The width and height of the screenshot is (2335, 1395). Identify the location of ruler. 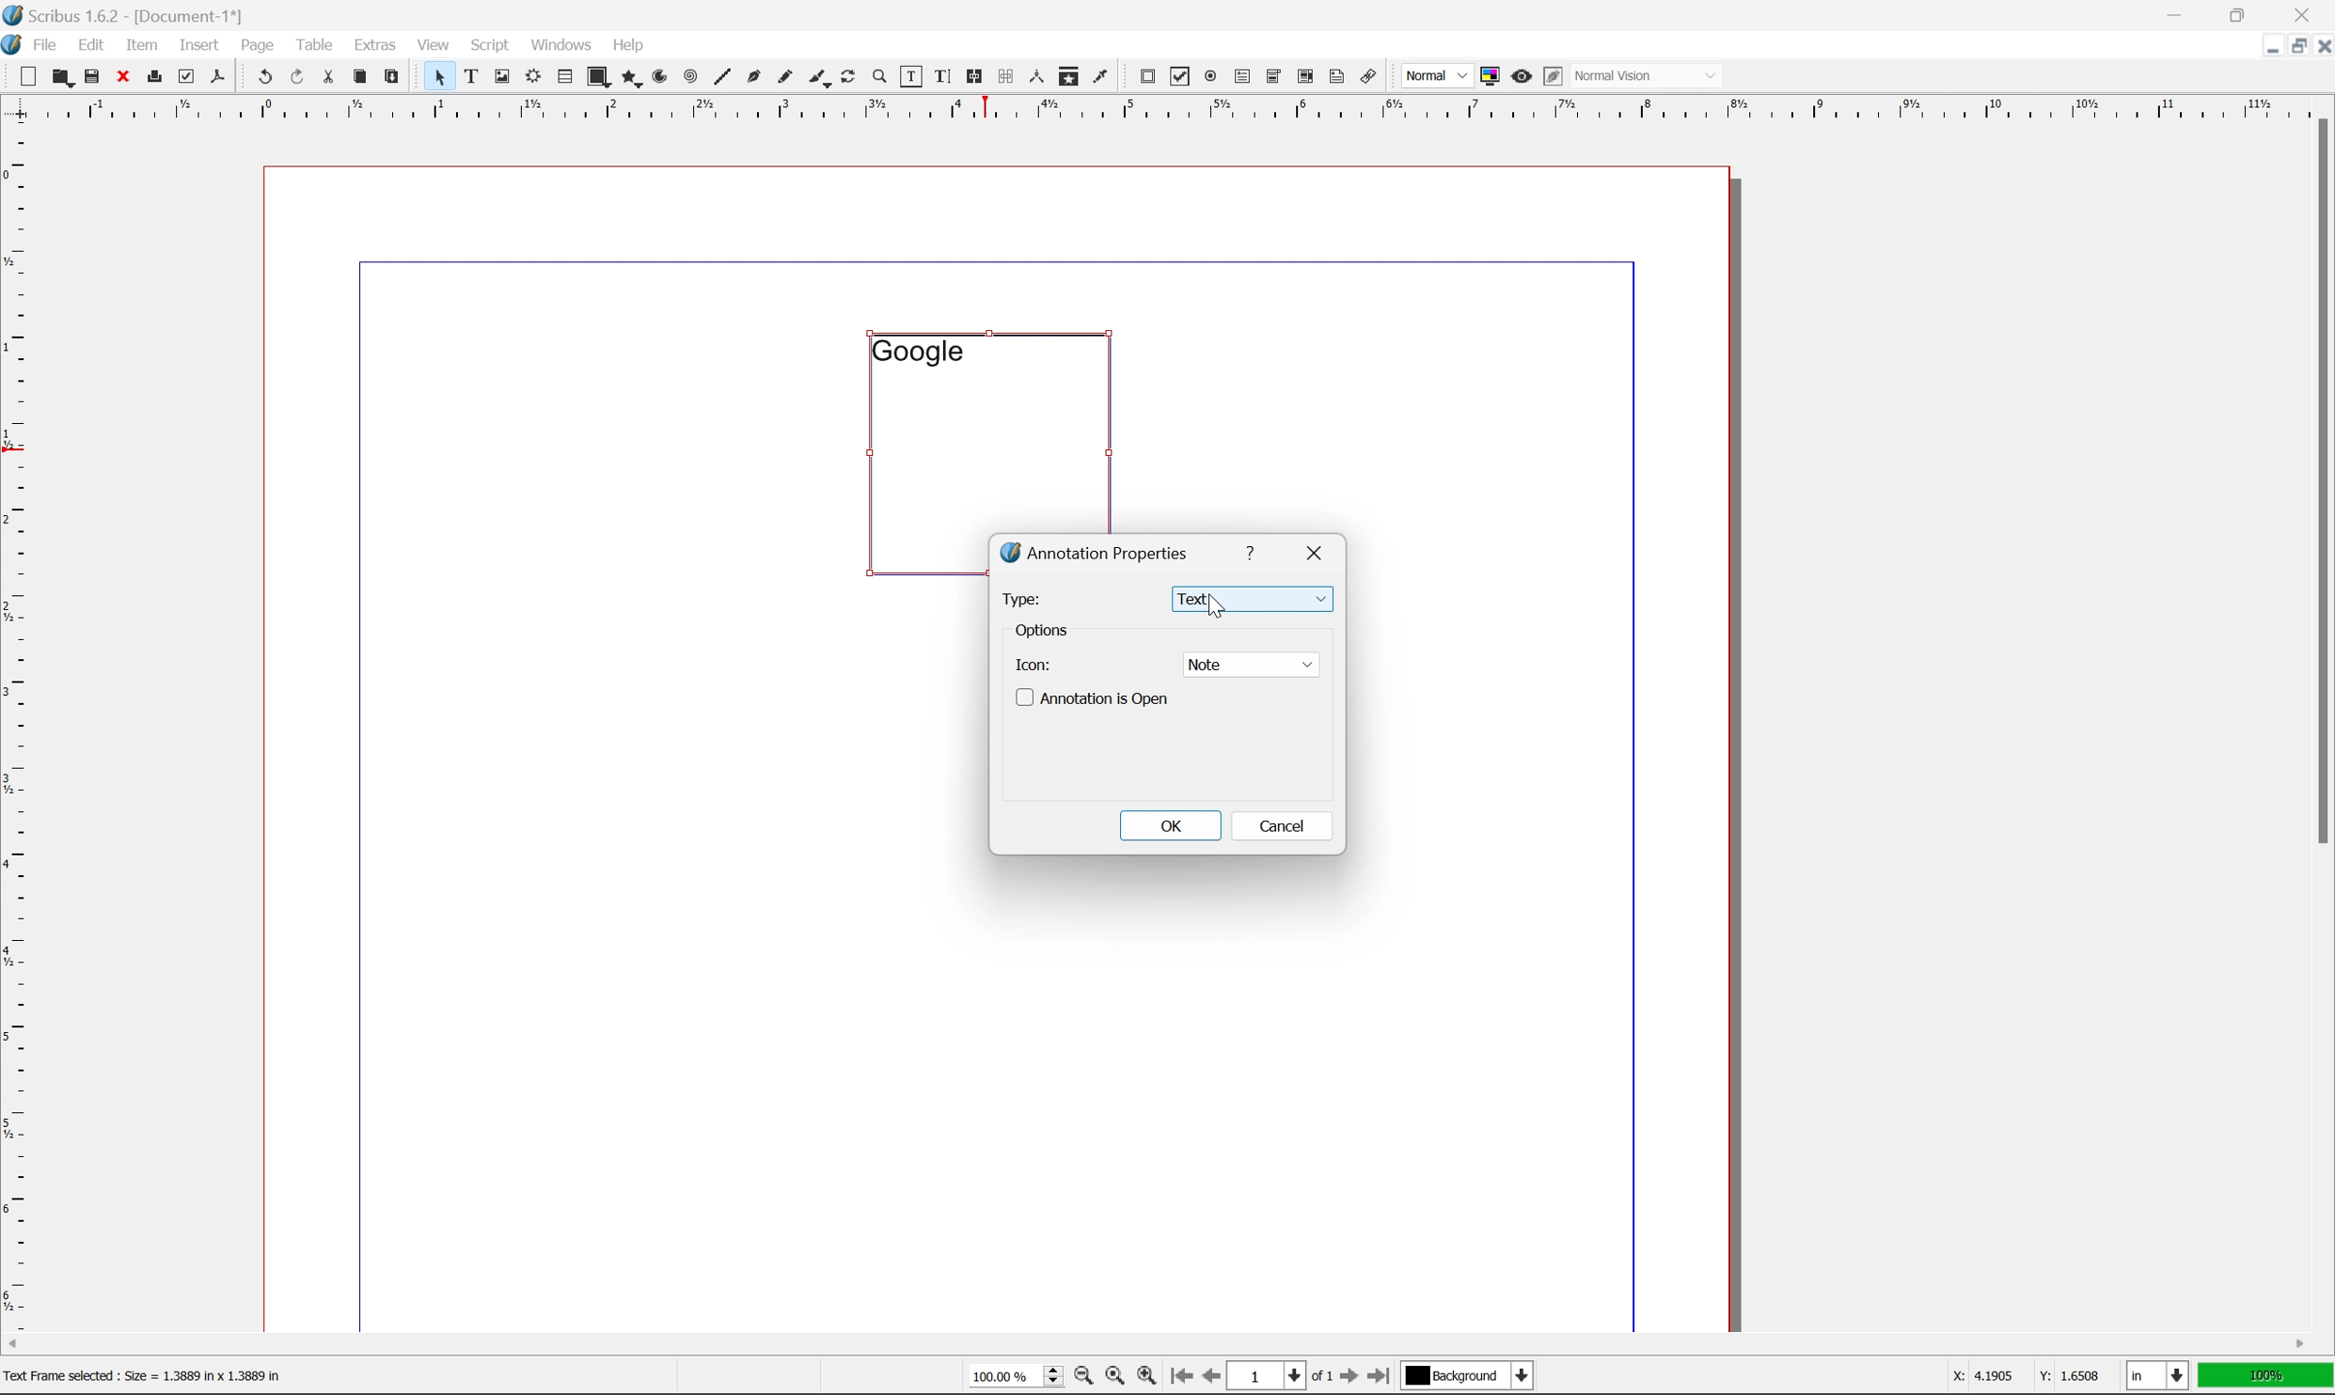
(16, 724).